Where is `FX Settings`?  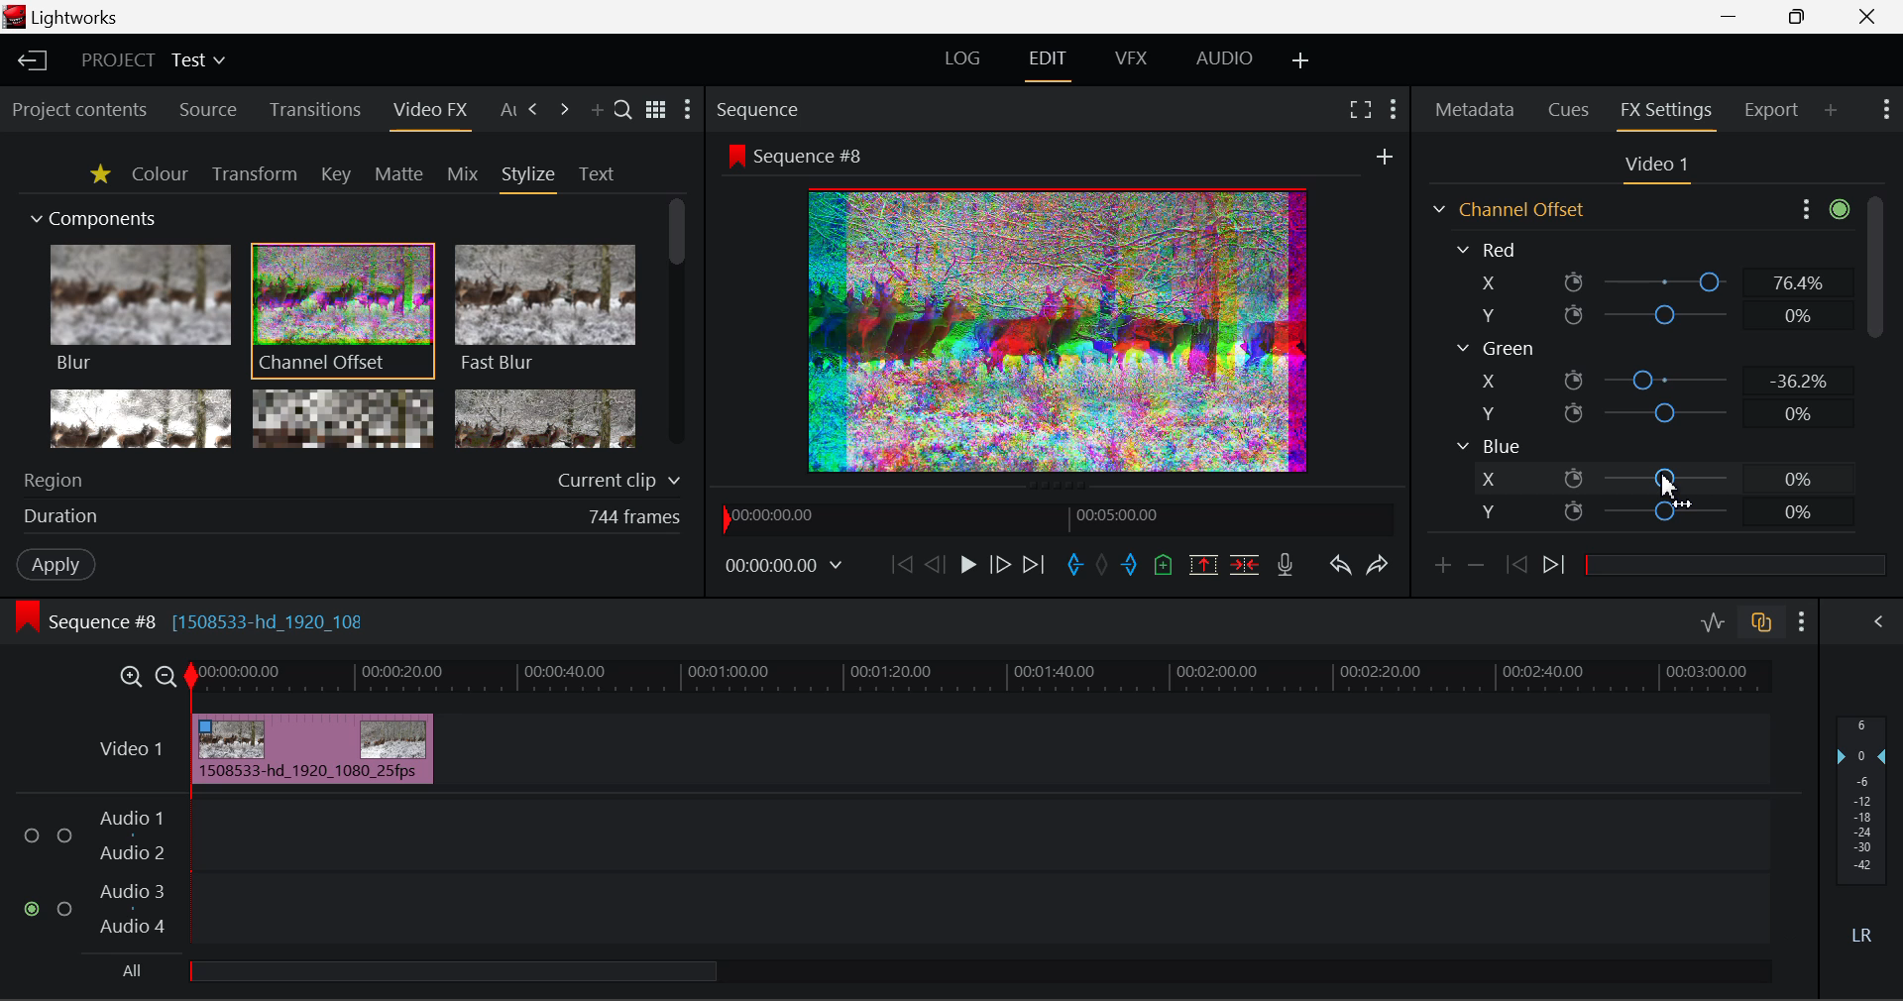
FX Settings is located at coordinates (1667, 112).